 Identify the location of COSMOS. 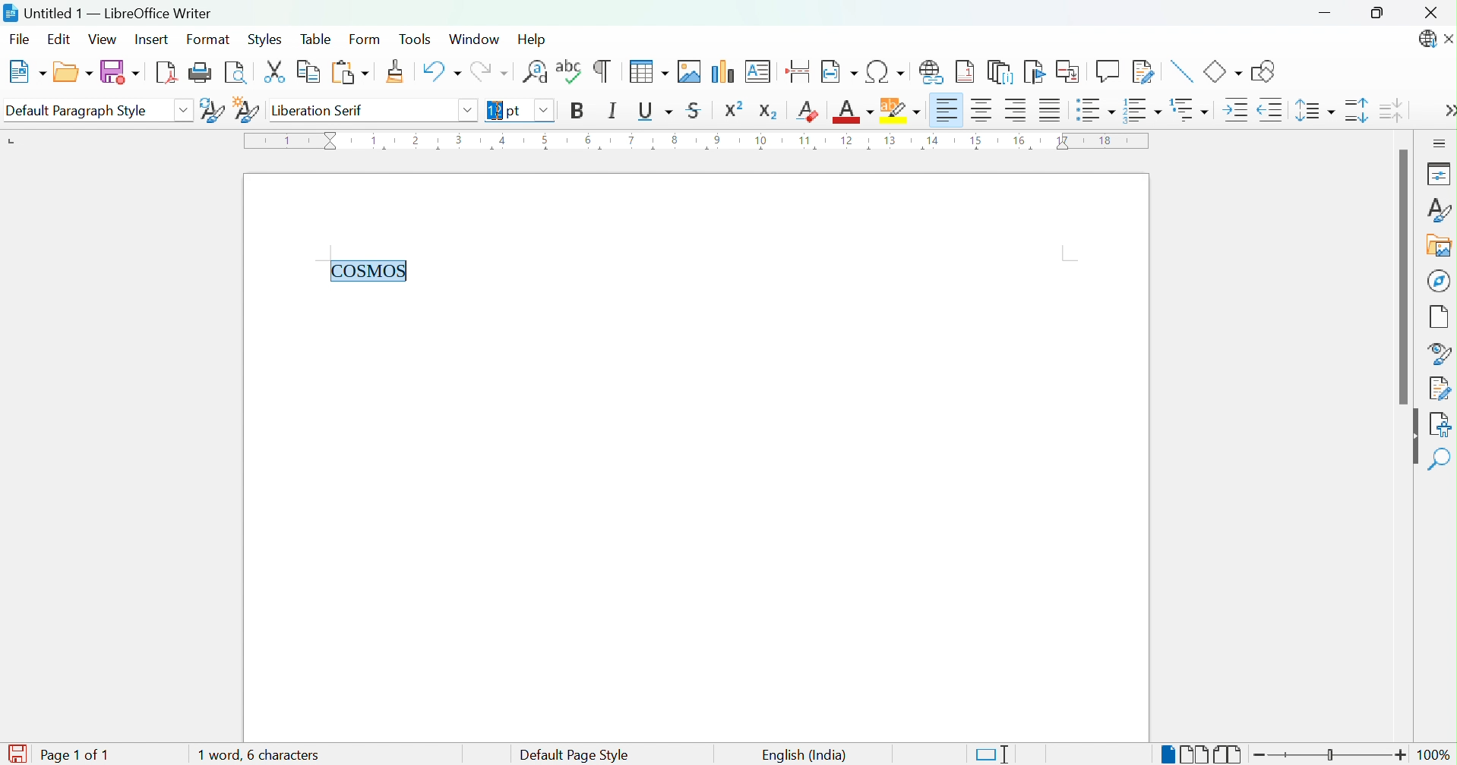
(370, 269).